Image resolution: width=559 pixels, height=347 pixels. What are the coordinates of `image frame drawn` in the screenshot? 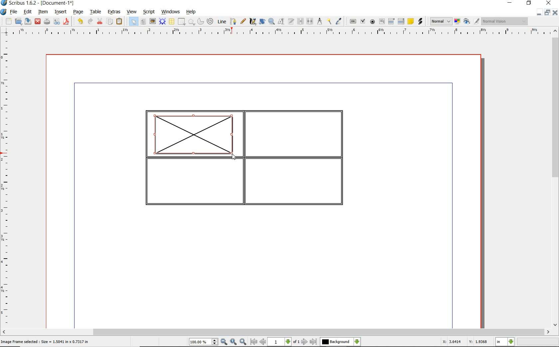 It's located at (196, 135).